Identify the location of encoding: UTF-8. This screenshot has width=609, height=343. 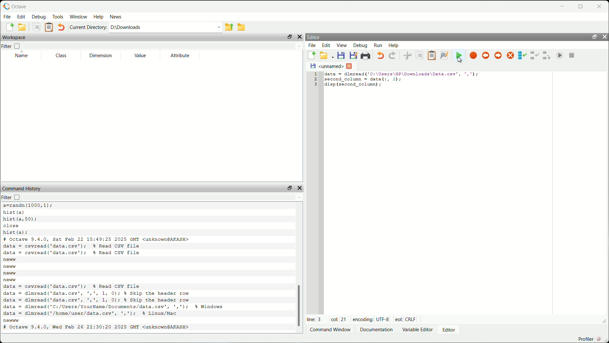
(371, 319).